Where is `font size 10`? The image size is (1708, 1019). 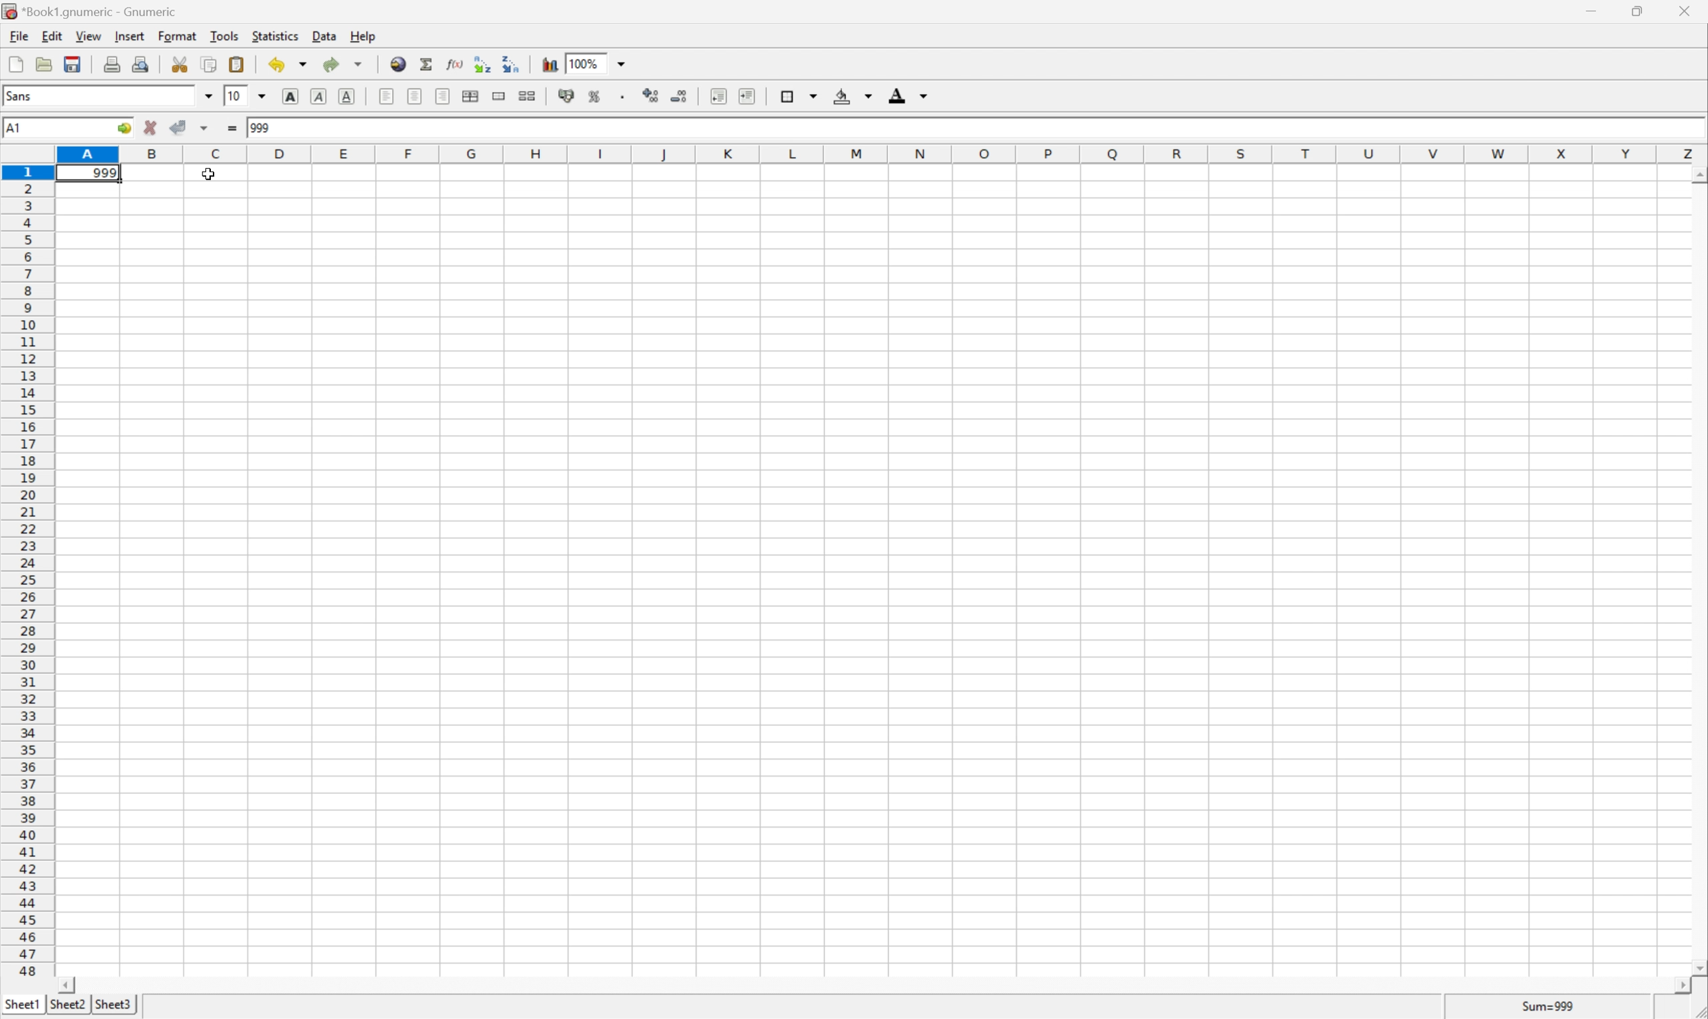 font size 10 is located at coordinates (247, 96).